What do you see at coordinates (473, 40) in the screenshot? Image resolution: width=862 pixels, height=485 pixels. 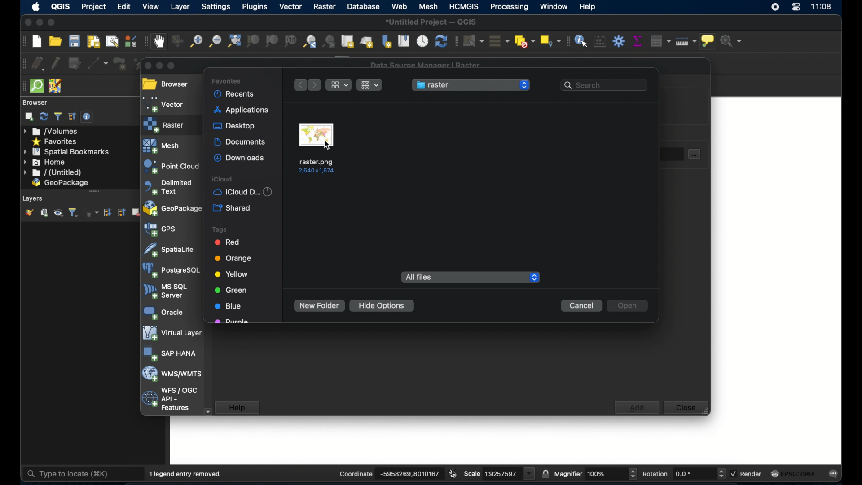 I see `select features by area or single click` at bounding box center [473, 40].